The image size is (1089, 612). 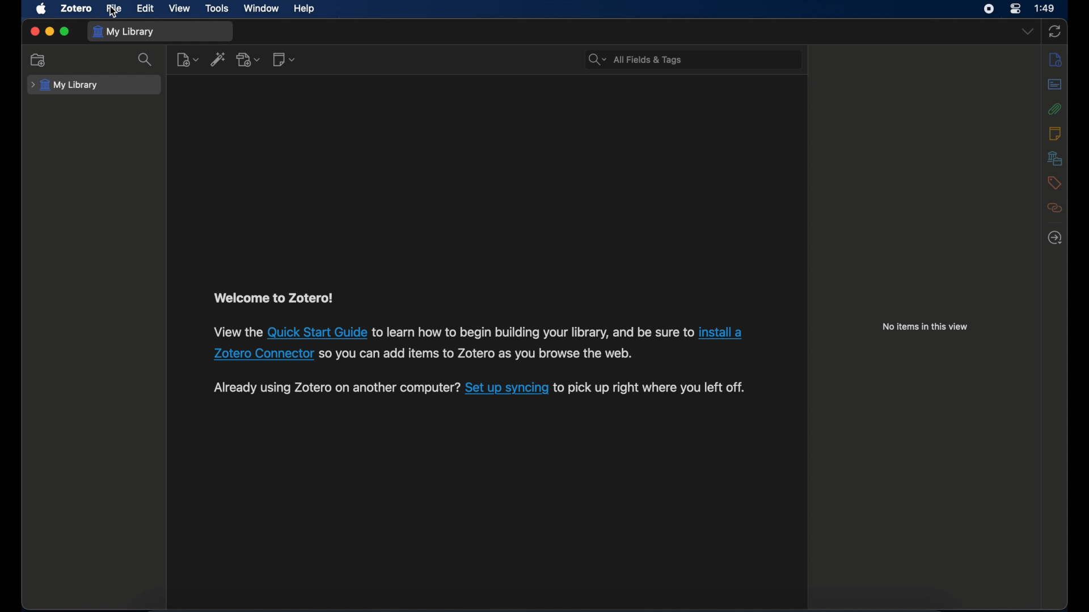 I want to click on dropdown, so click(x=1028, y=32).